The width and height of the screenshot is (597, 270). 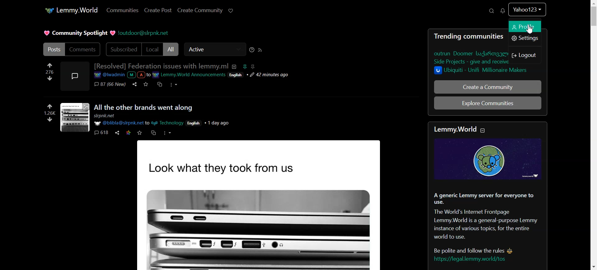 I want to click on cross post, so click(x=159, y=84).